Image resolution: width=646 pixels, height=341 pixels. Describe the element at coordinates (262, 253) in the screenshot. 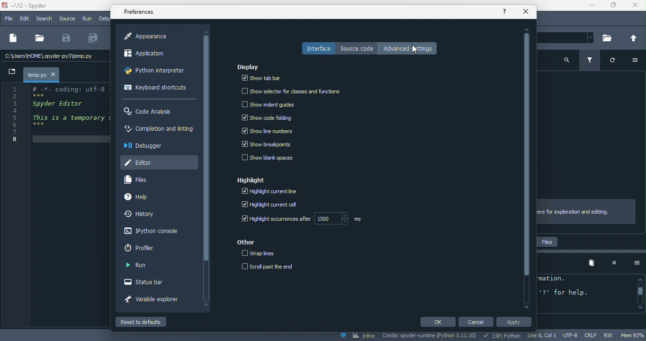

I see `wrap line` at that location.